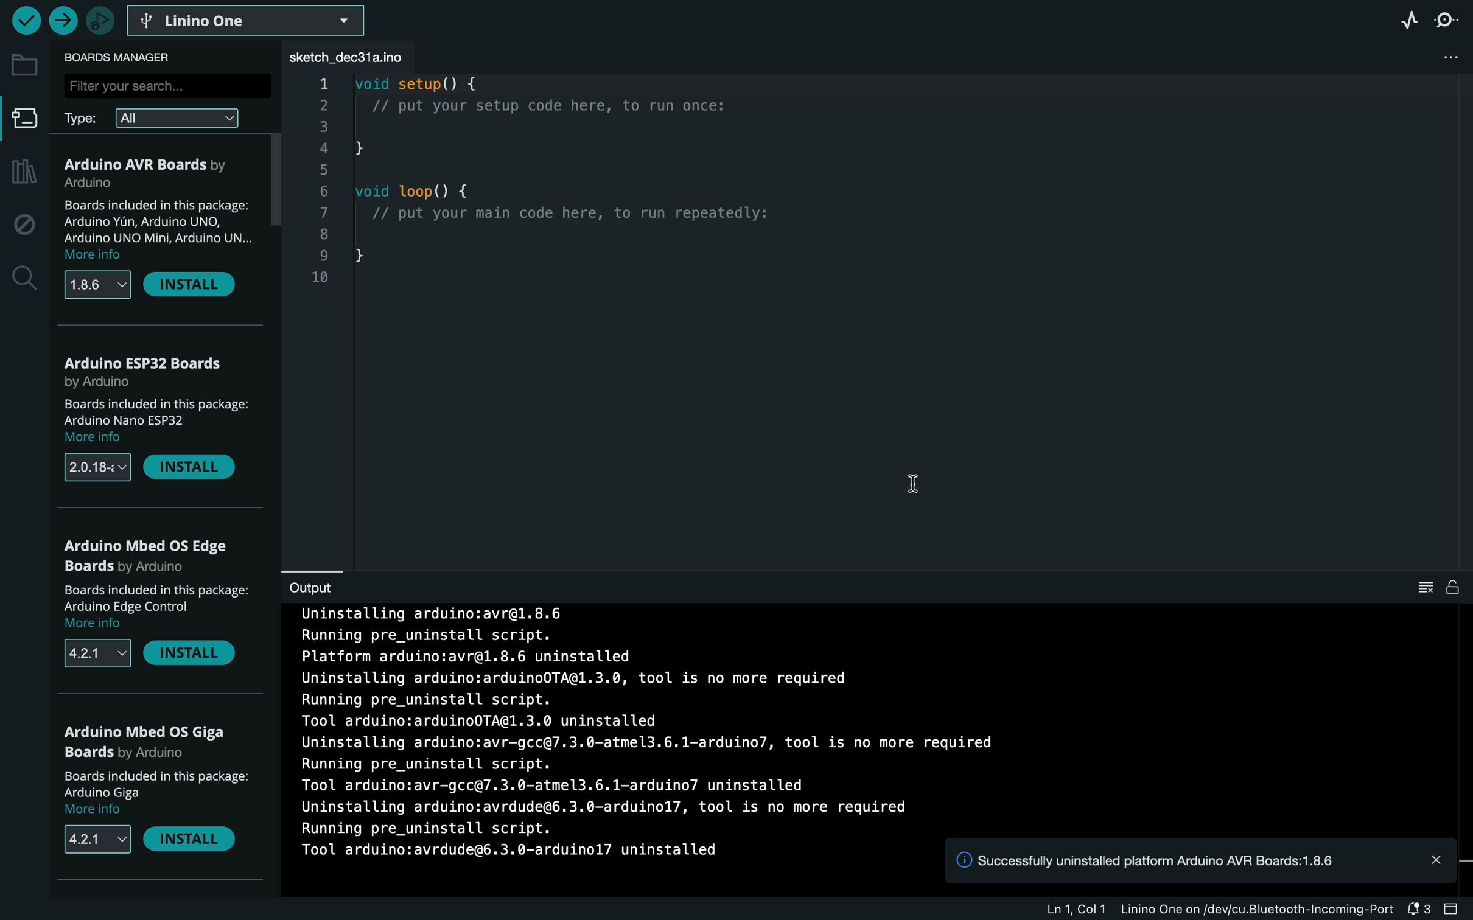 This screenshot has height=920, width=1473. I want to click on install, so click(194, 470).